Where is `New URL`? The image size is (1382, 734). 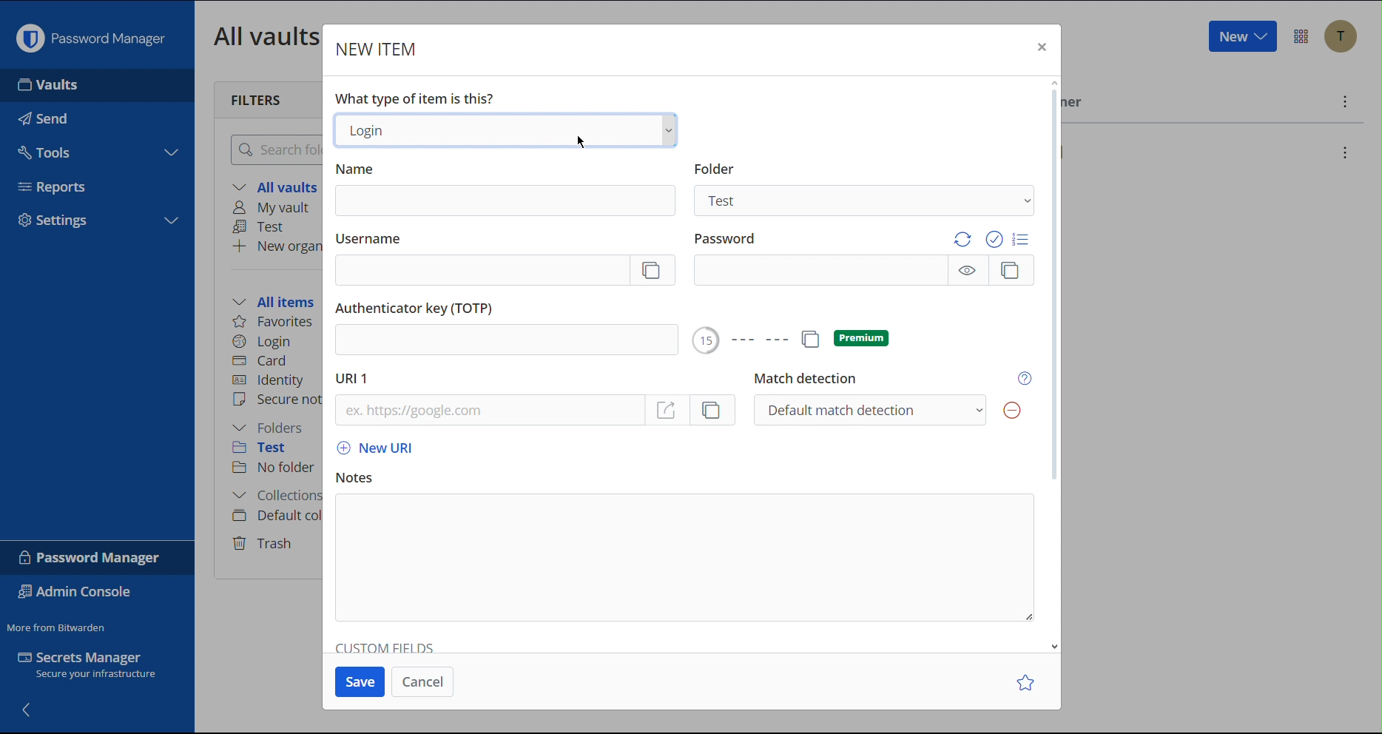
New URL is located at coordinates (372, 449).